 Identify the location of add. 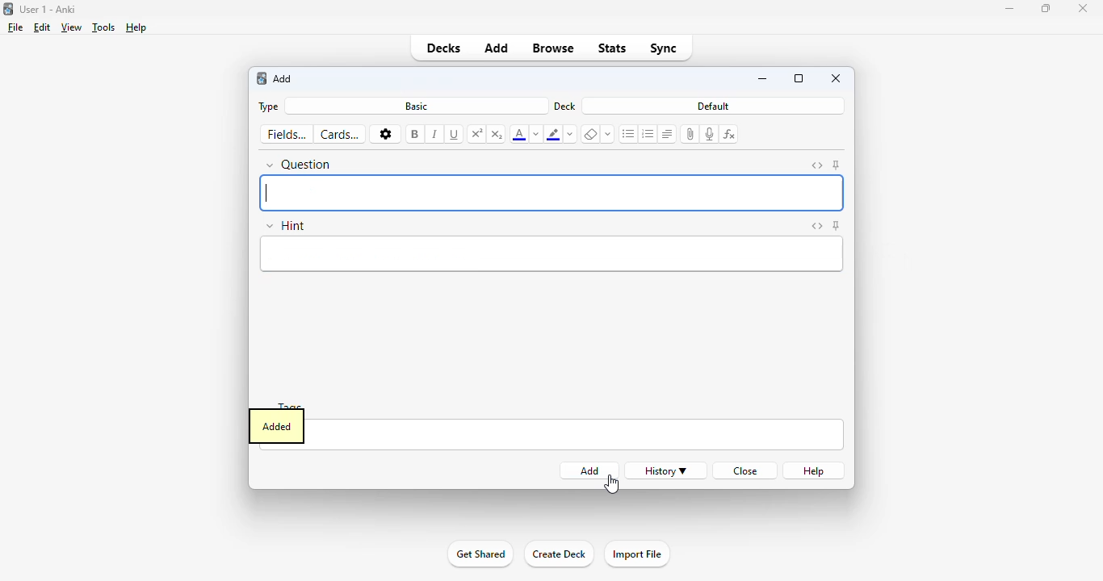
(497, 48).